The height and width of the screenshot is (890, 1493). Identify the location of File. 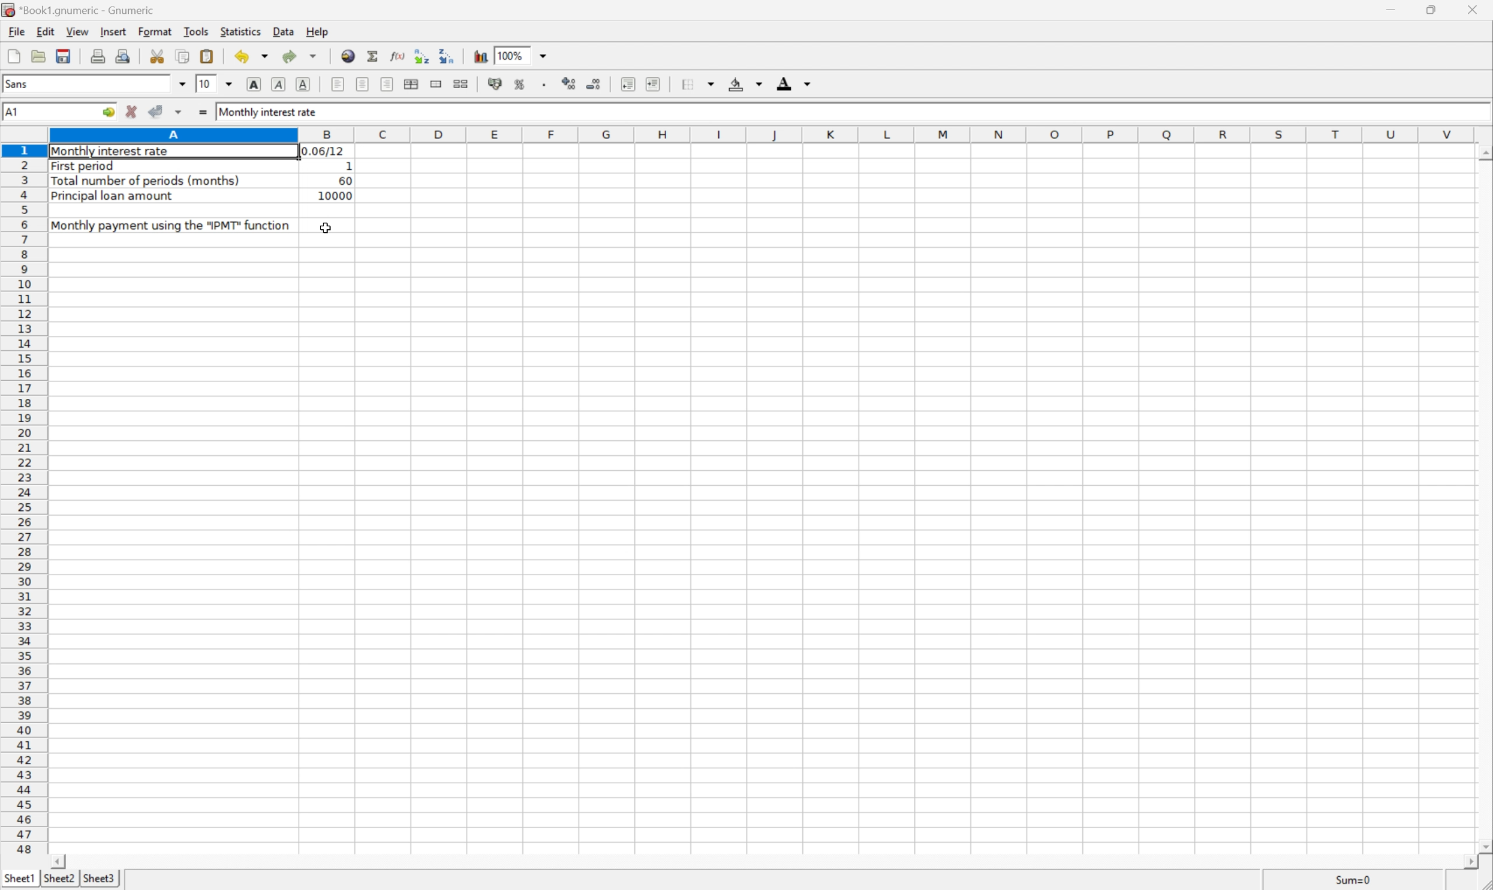
(16, 31).